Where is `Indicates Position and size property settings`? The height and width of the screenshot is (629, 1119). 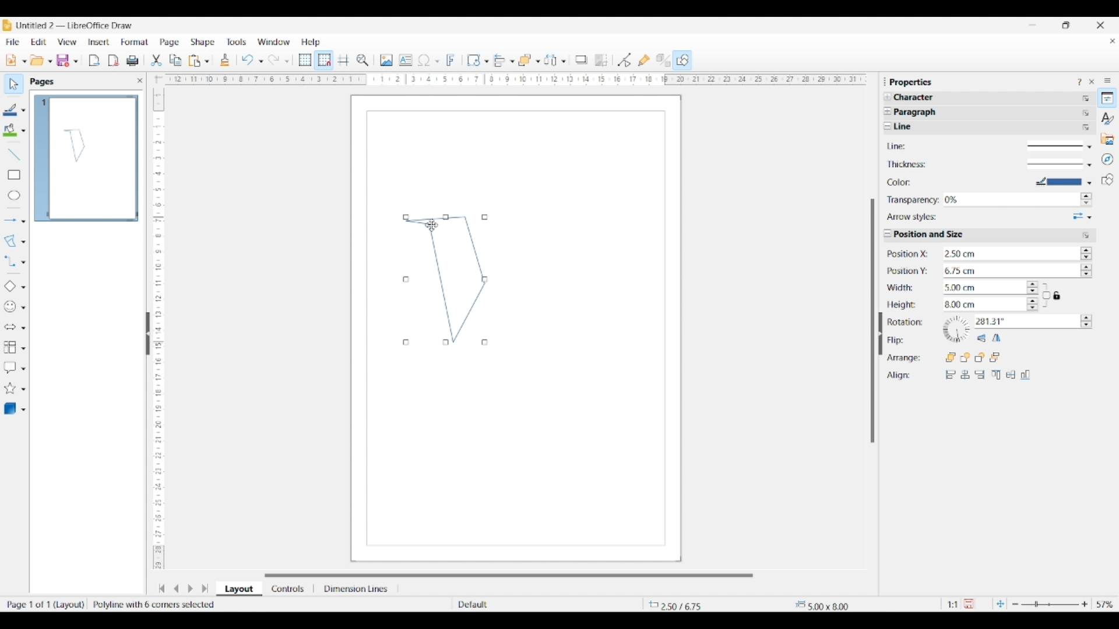
Indicates Position and size property settings is located at coordinates (933, 235).